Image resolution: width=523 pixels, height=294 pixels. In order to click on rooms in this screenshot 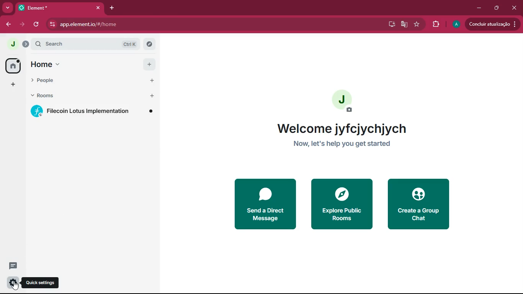, I will do `click(91, 96)`.